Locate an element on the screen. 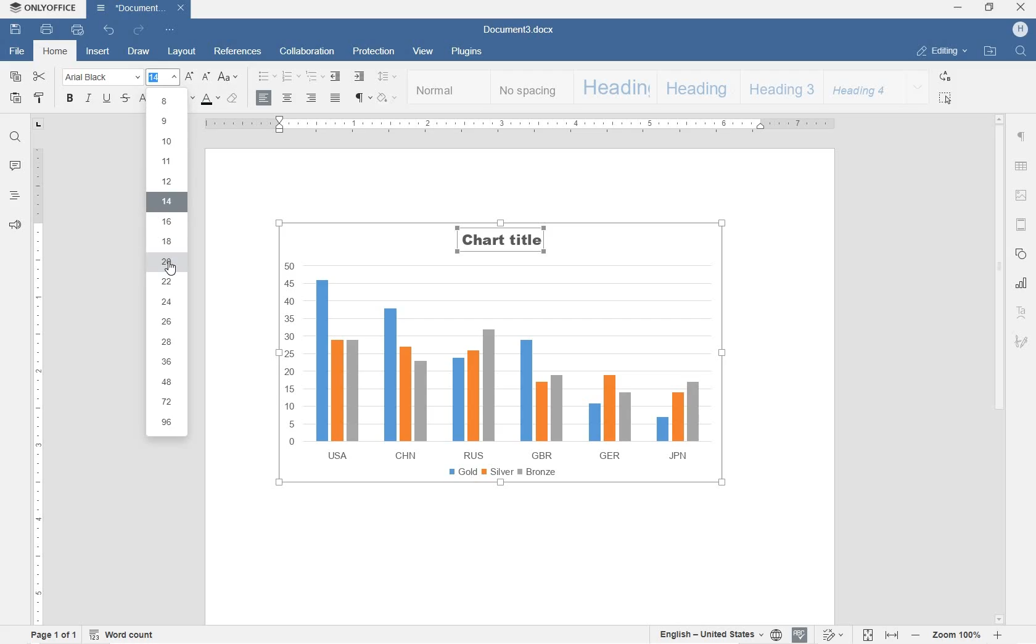  QUICK PRINT is located at coordinates (75, 30).